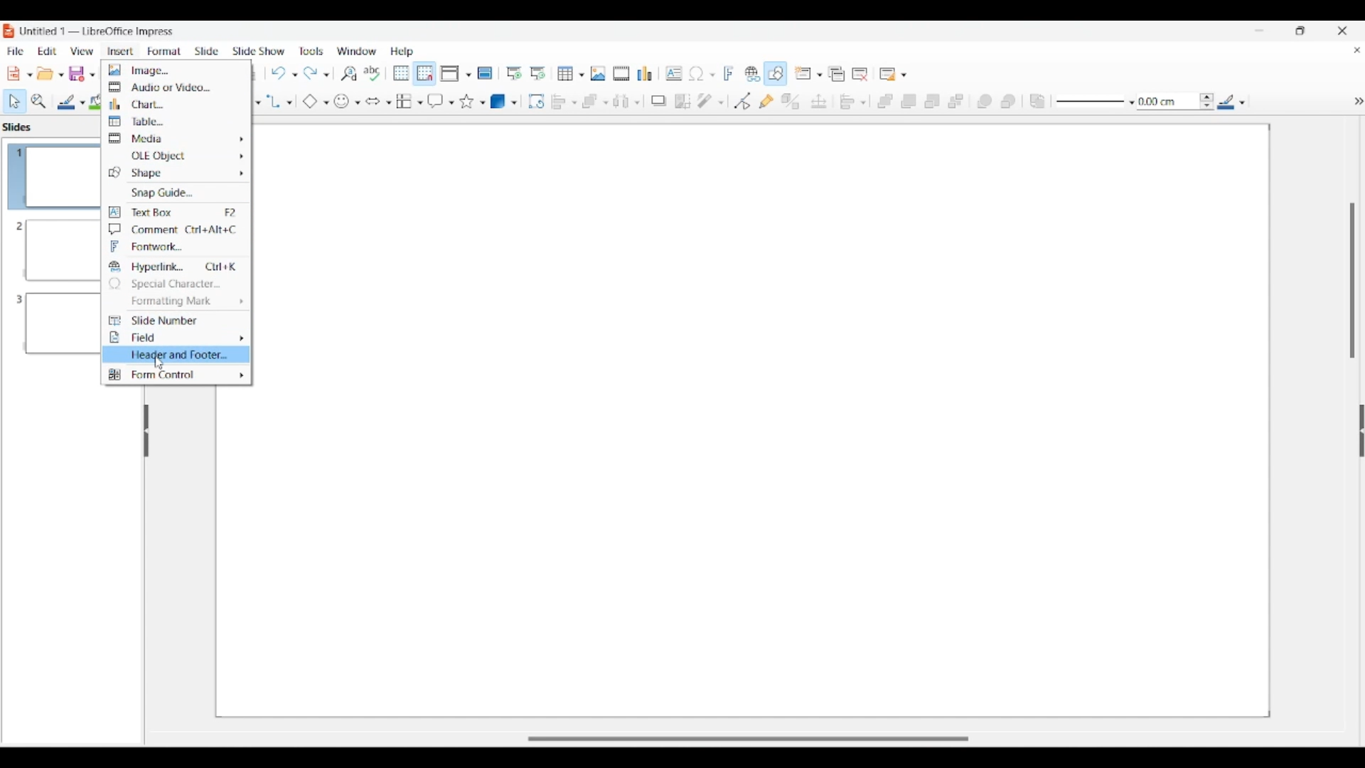 This screenshot has height=768, width=1365. What do you see at coordinates (644, 73) in the screenshot?
I see `Insert chart` at bounding box center [644, 73].